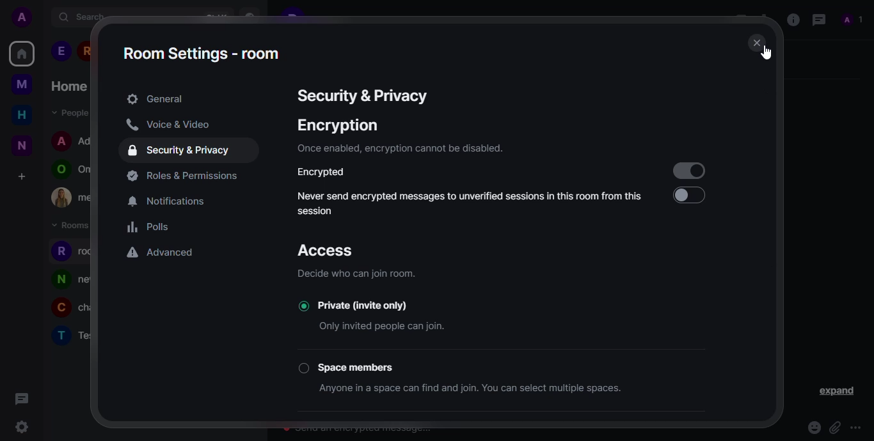 This screenshot has width=874, height=441. I want to click on profile, so click(59, 309).